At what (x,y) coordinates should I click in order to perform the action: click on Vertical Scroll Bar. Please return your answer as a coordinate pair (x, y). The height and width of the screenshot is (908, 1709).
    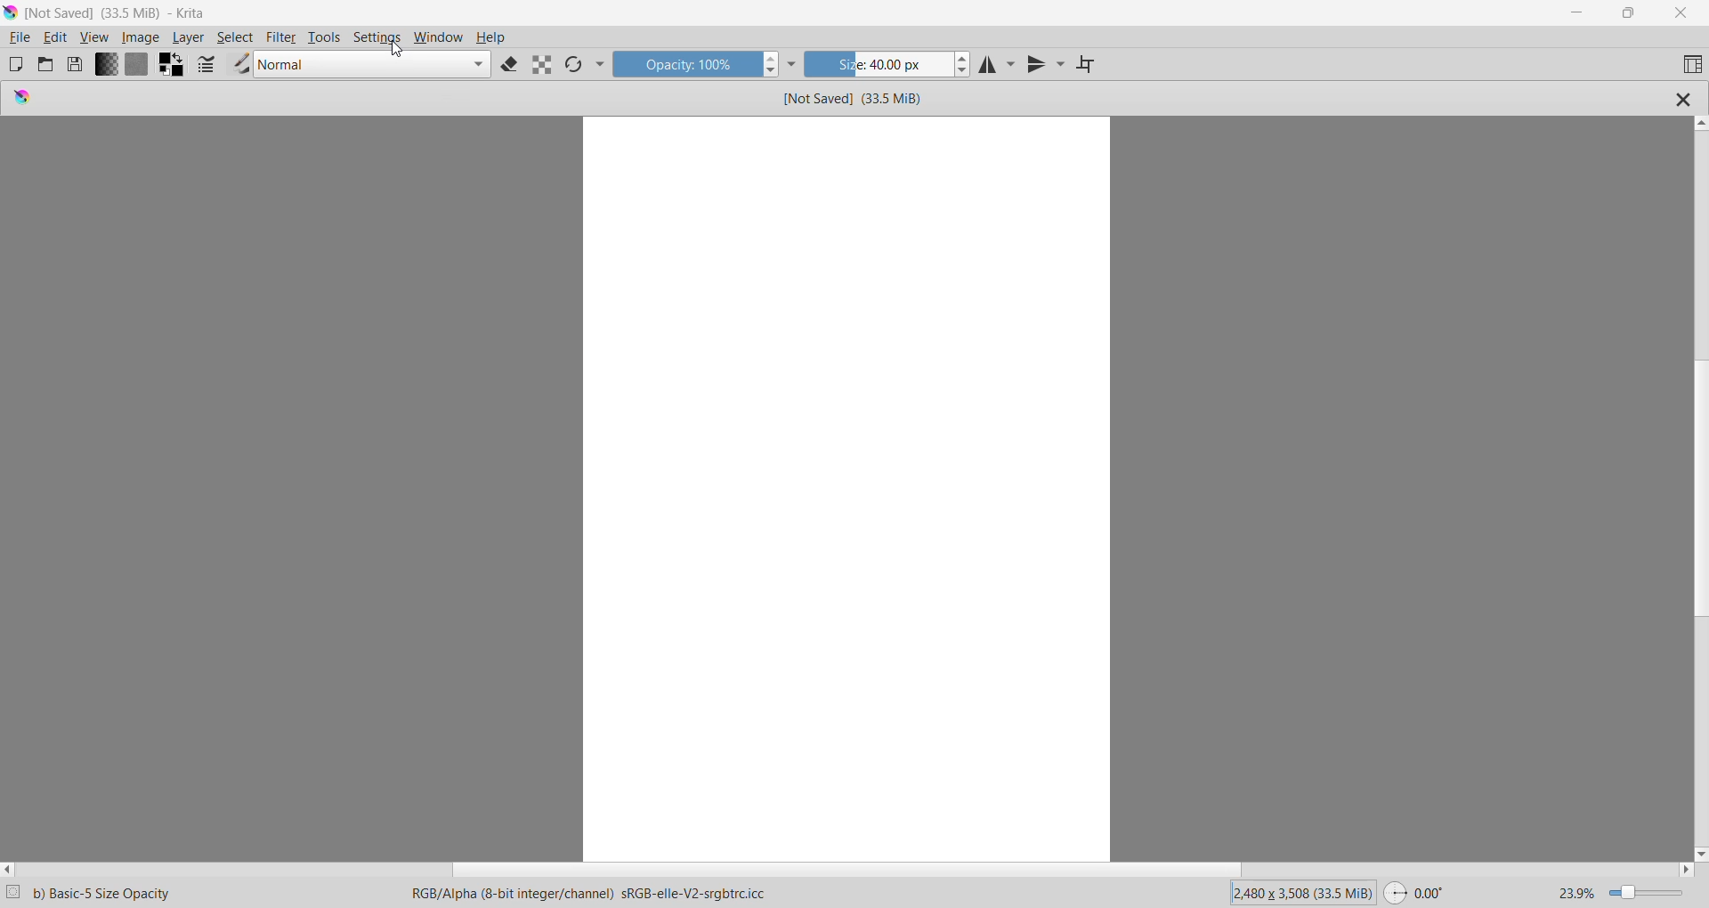
    Looking at the image, I should click on (1698, 489).